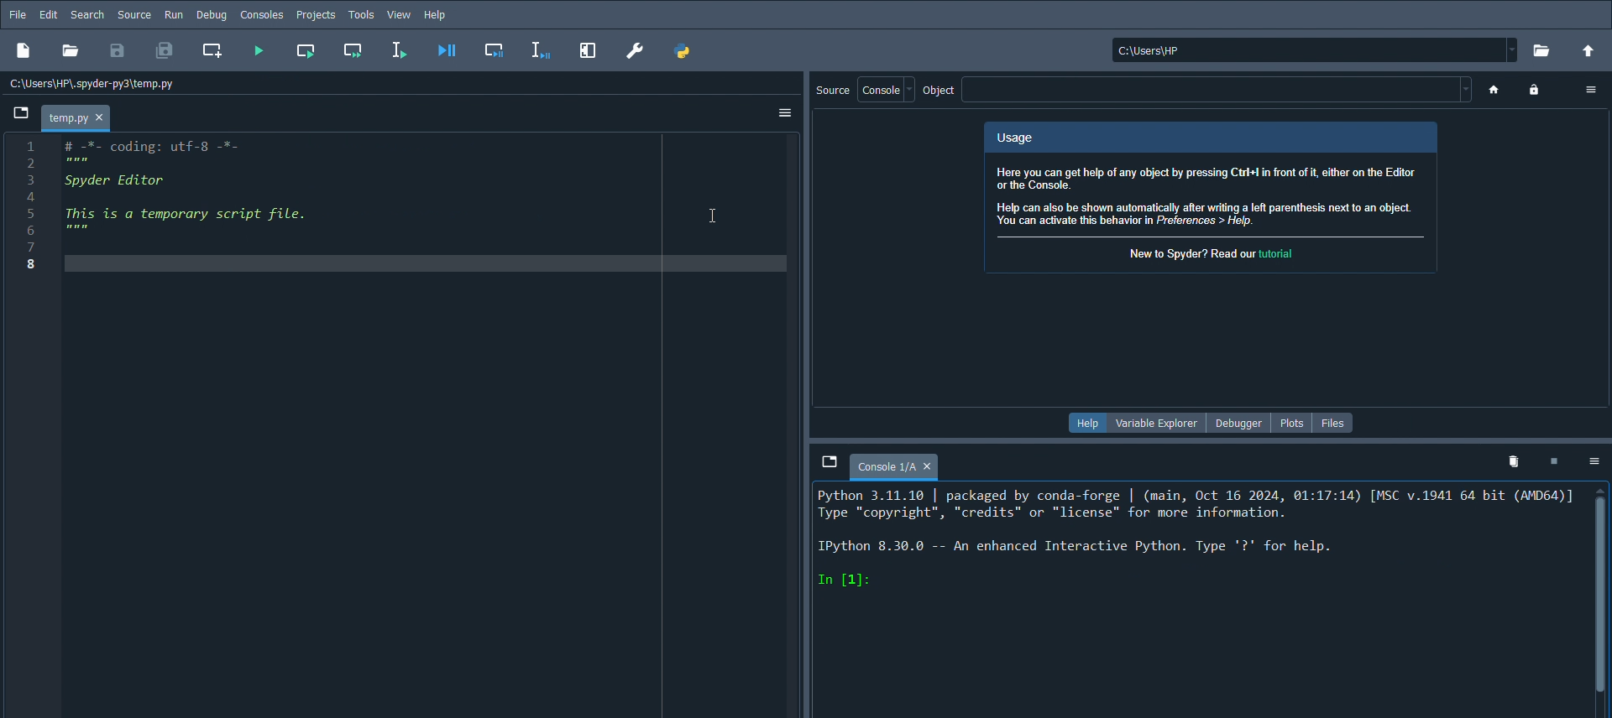 The height and width of the screenshot is (718, 1612). I want to click on Temporary file, so click(75, 118).